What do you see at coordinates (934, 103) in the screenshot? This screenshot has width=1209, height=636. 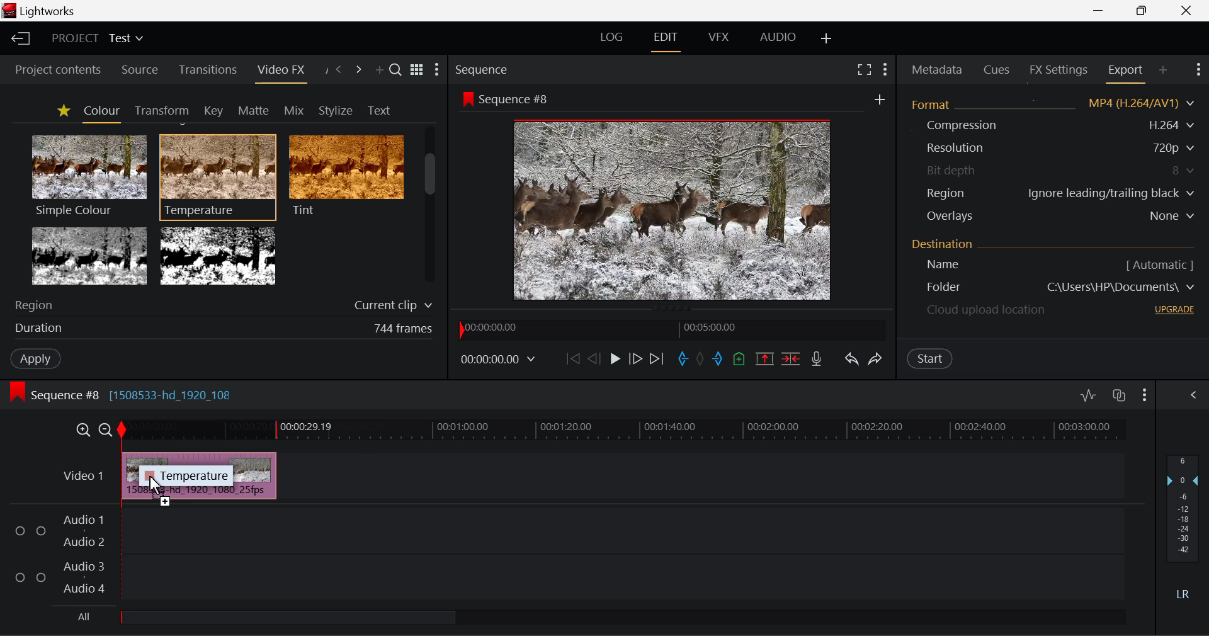 I see `Format` at bounding box center [934, 103].